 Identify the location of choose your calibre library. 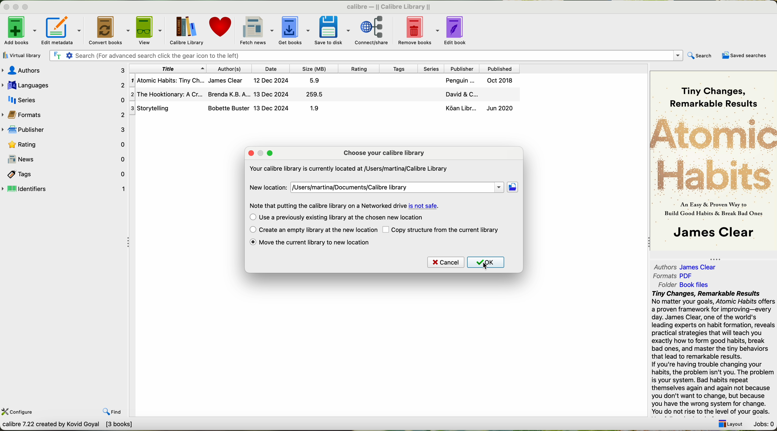
(384, 153).